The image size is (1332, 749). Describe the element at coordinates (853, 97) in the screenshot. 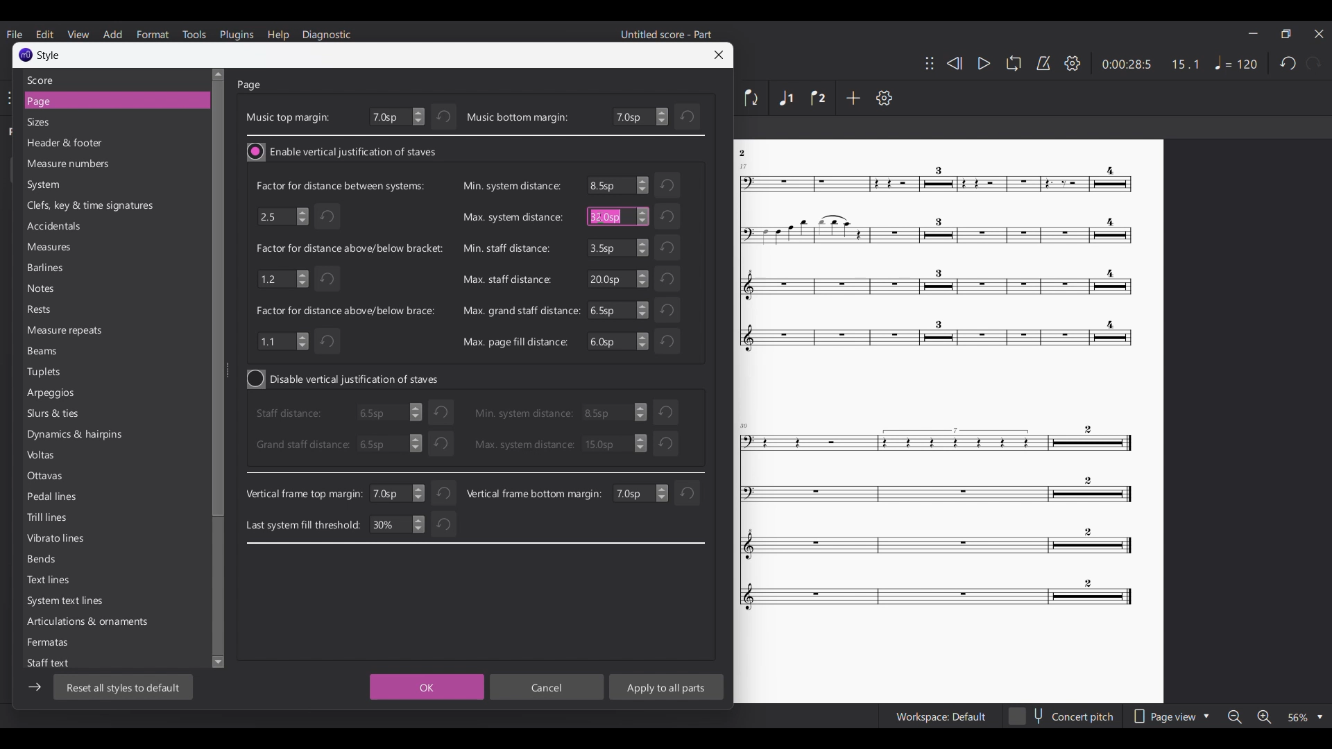

I see `Add` at that location.